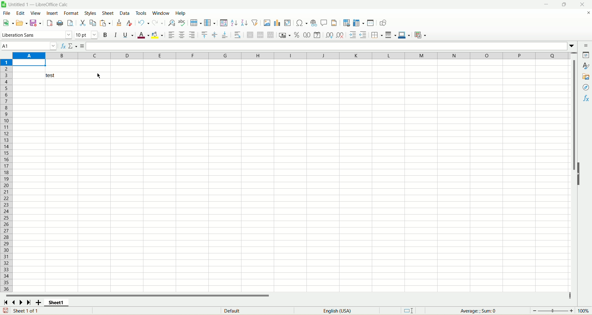 The height and width of the screenshot is (315, 592). What do you see at coordinates (330, 35) in the screenshot?
I see `add decimal` at bounding box center [330, 35].